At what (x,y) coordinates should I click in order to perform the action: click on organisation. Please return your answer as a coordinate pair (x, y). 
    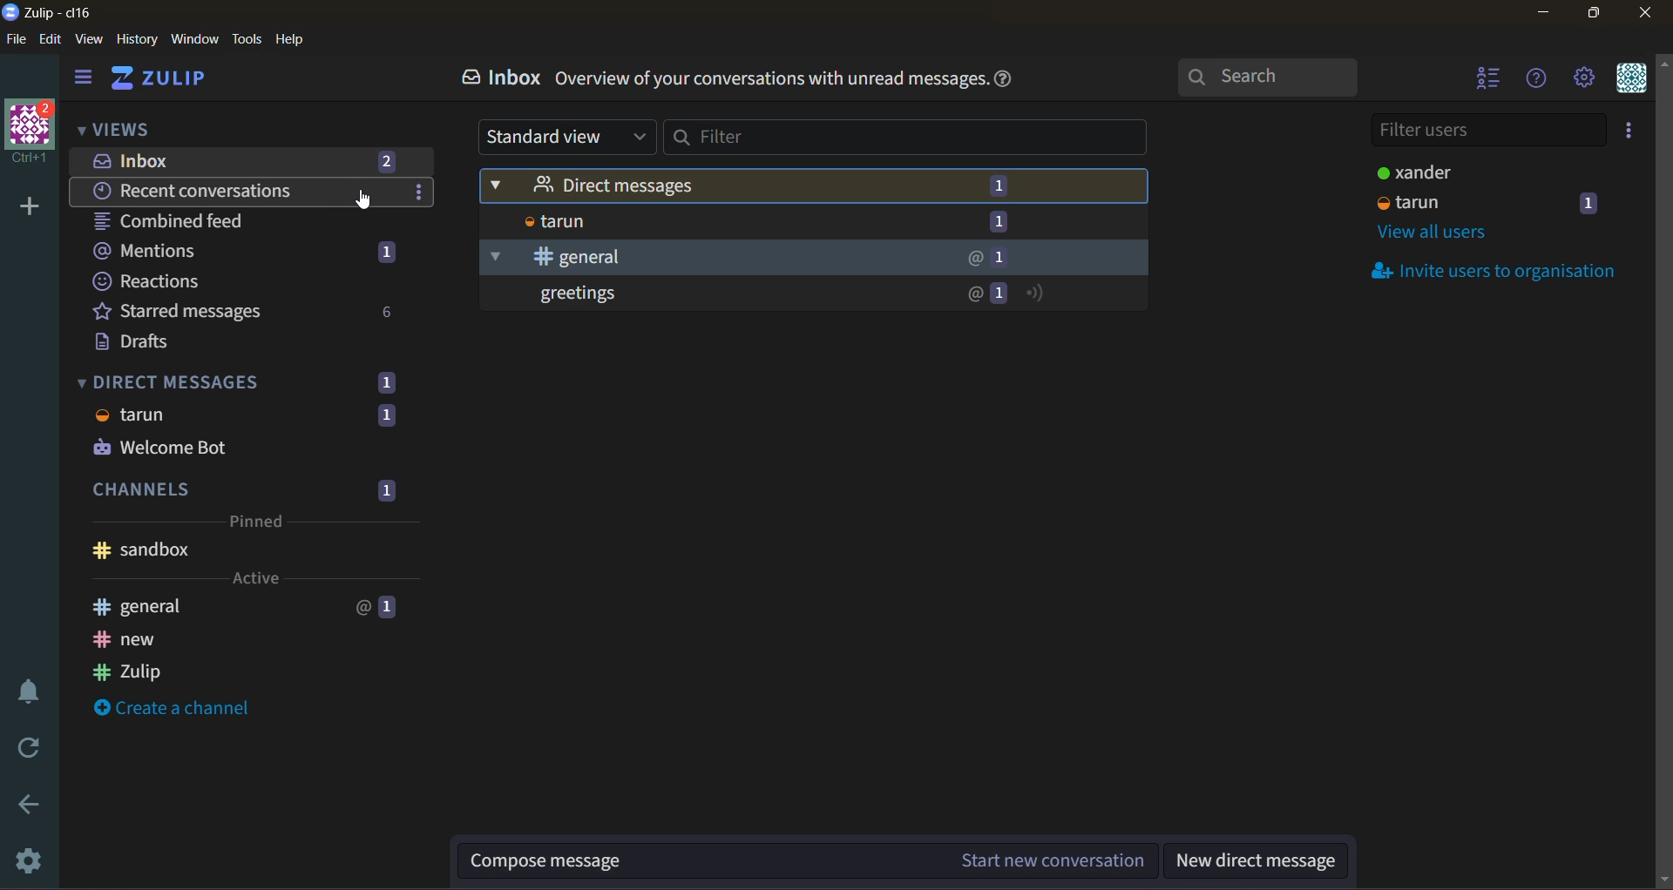
    Looking at the image, I should click on (33, 132).